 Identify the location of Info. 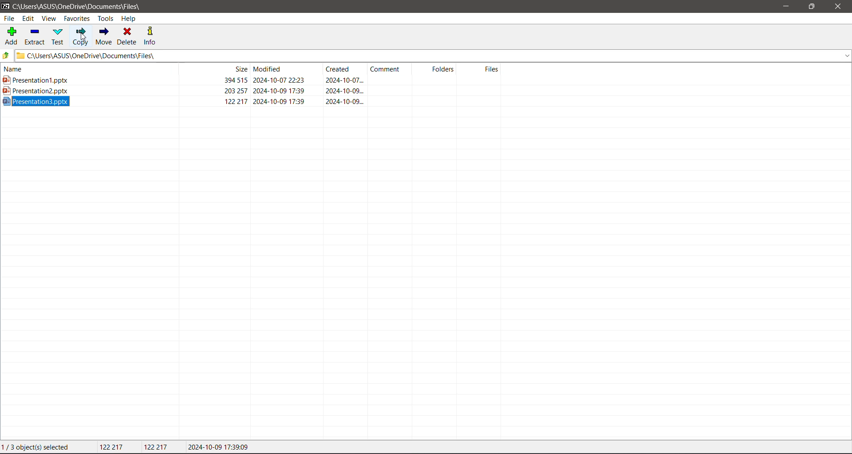
(151, 36).